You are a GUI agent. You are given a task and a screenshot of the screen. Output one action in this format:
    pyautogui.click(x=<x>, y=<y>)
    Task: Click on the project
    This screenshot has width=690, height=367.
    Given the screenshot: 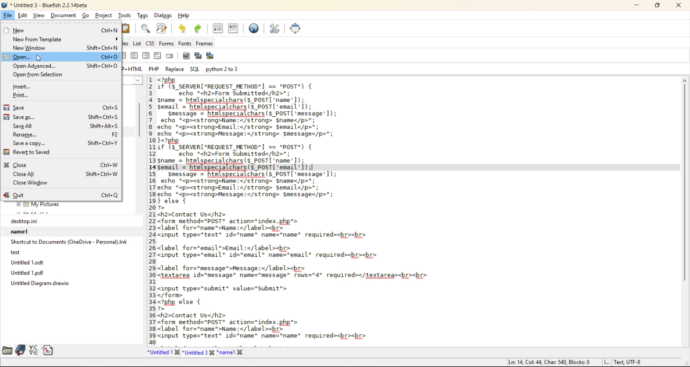 What is the action you would take?
    pyautogui.click(x=105, y=17)
    